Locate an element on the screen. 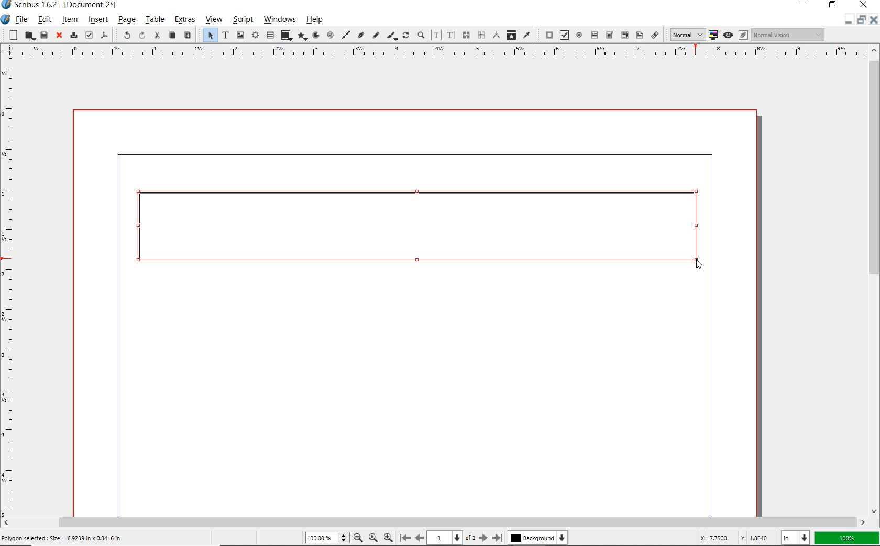 The height and width of the screenshot is (546, 880). close is located at coordinates (863, 5).